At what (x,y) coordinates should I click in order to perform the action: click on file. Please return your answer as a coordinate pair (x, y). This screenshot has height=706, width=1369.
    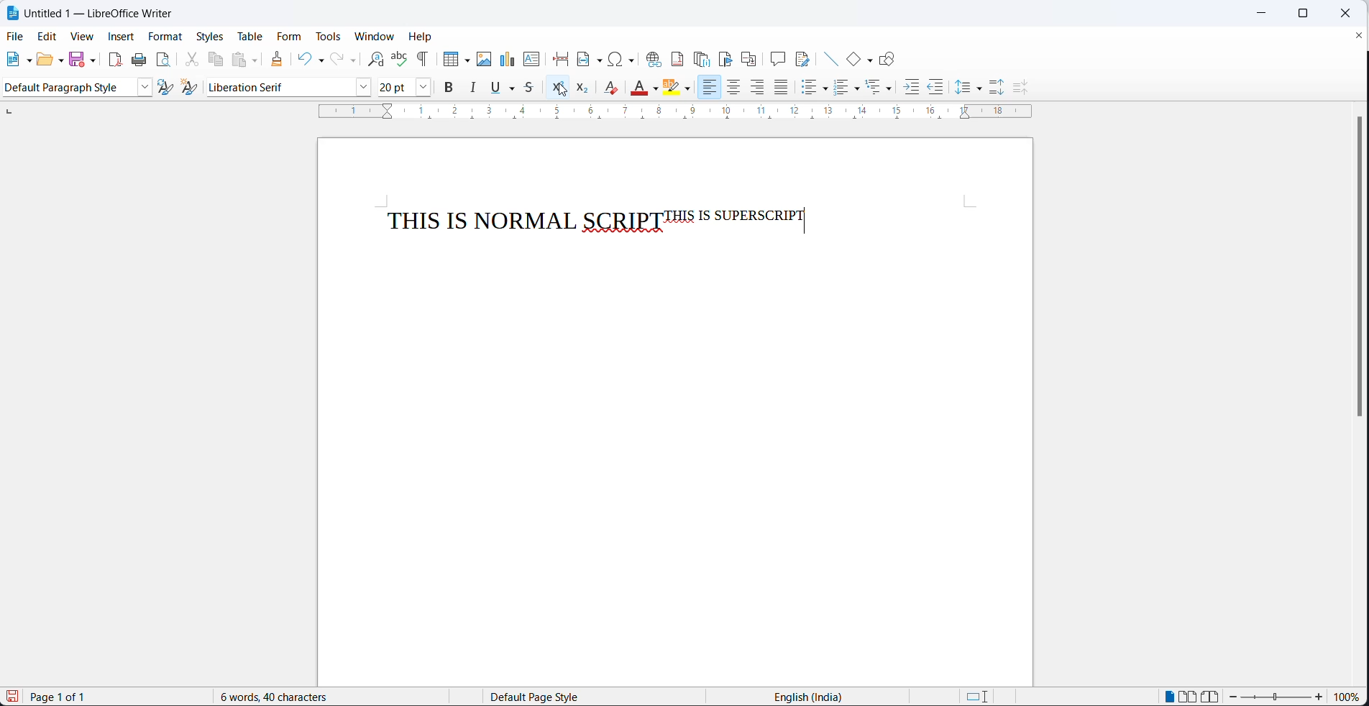
    Looking at the image, I should click on (17, 36).